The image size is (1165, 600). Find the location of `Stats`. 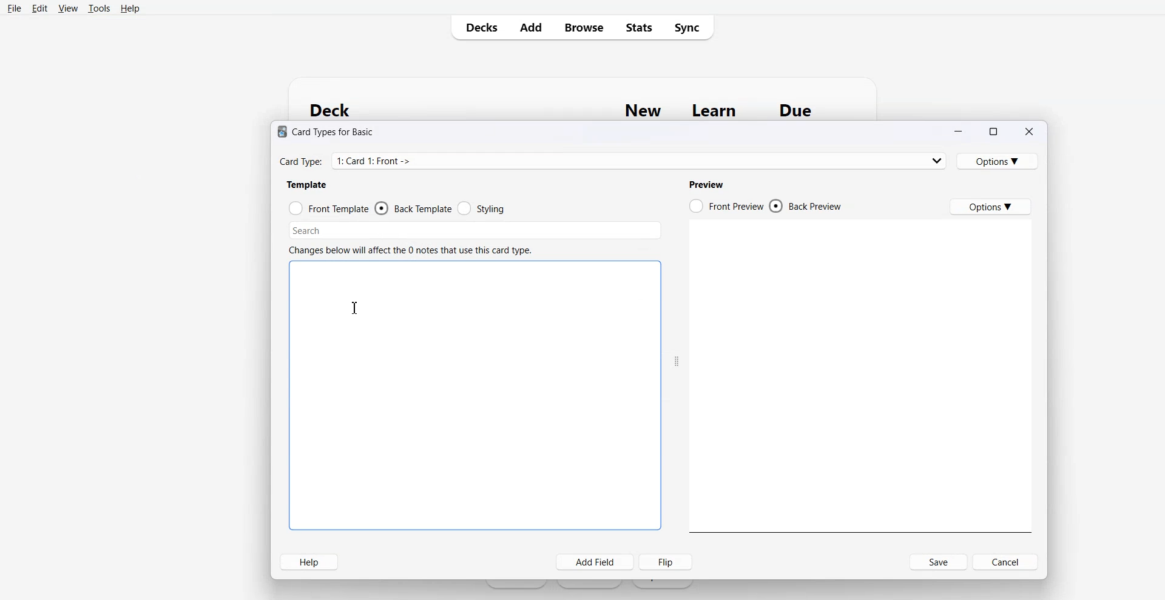

Stats is located at coordinates (637, 27).